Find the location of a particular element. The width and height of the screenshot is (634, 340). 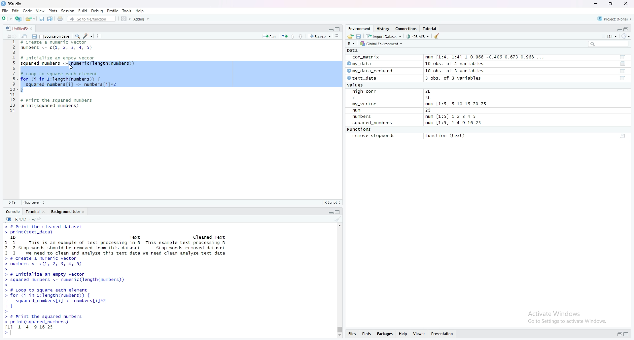

Save All open documents is located at coordinates (50, 18).